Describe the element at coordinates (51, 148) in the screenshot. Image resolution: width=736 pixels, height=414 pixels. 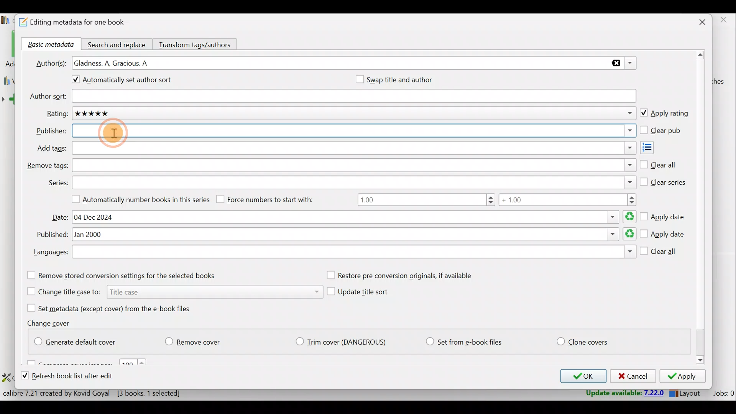
I see `Add tags:` at that location.